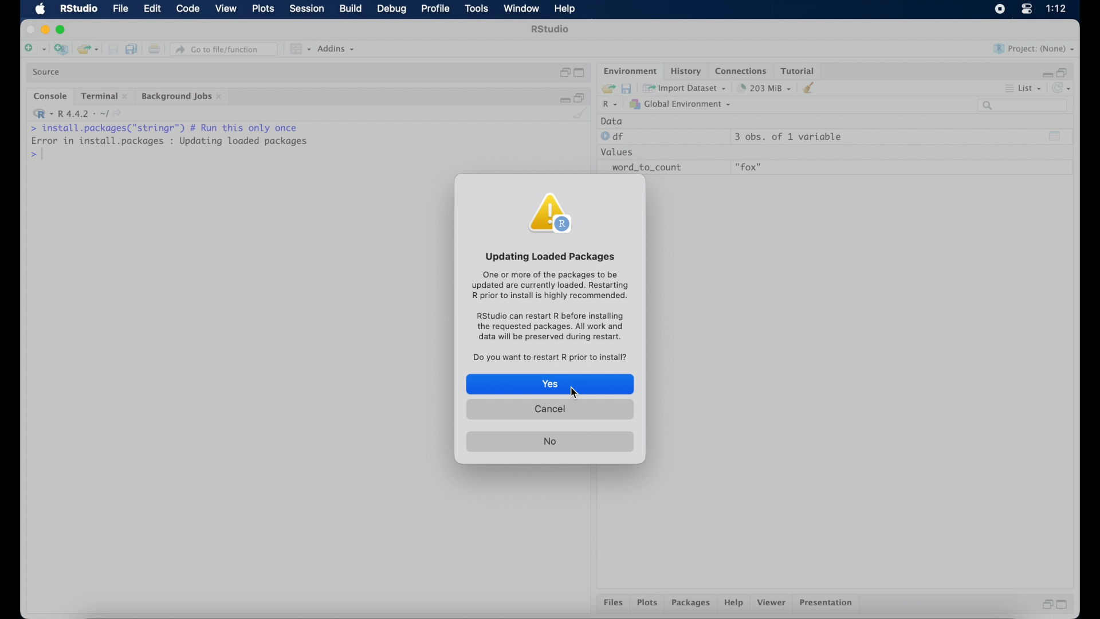  Describe the element at coordinates (567, 10) in the screenshot. I see `help` at that location.